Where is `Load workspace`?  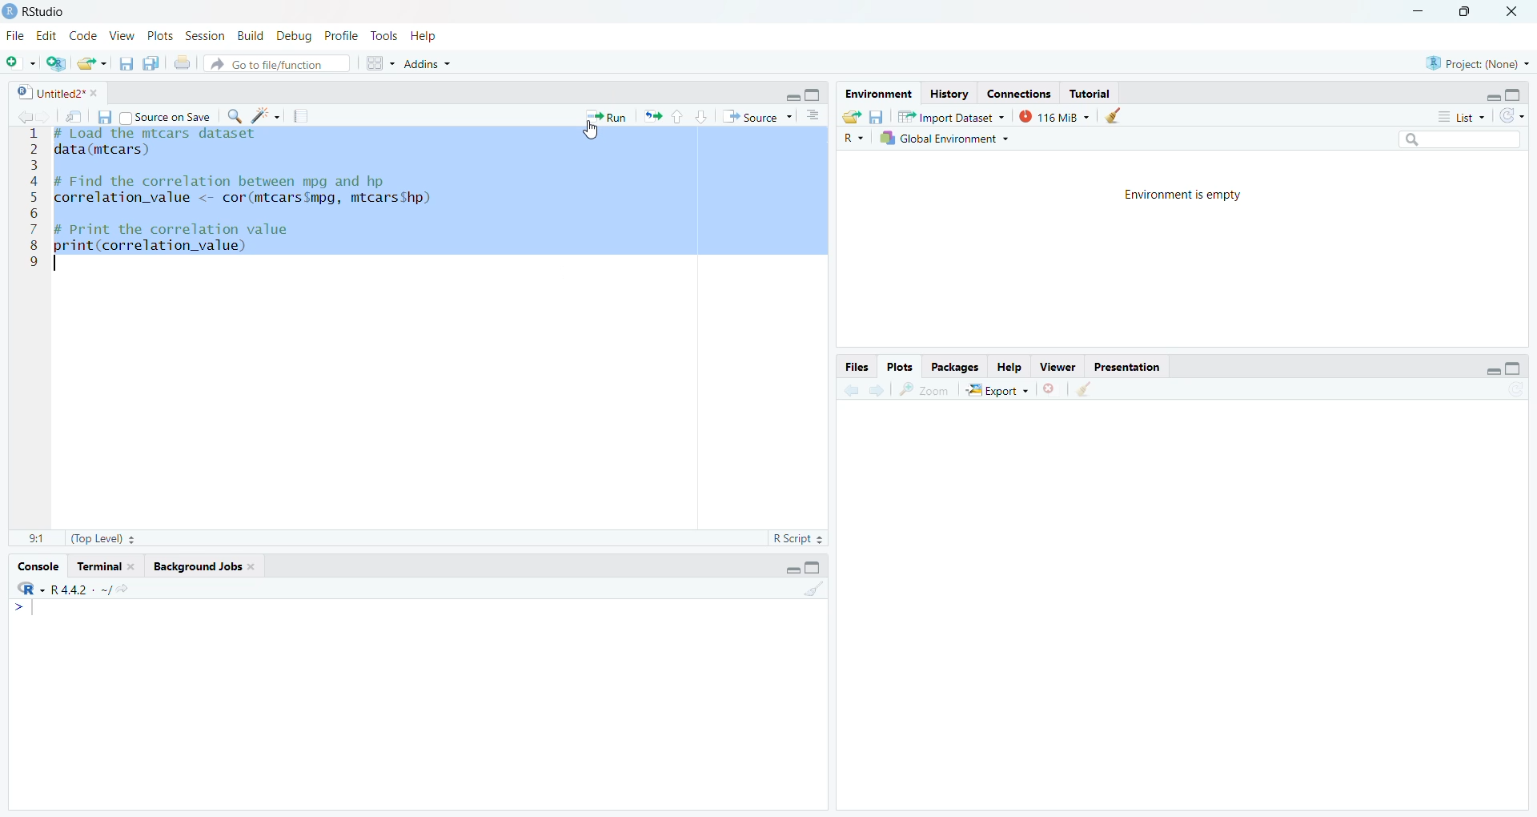 Load workspace is located at coordinates (849, 118).